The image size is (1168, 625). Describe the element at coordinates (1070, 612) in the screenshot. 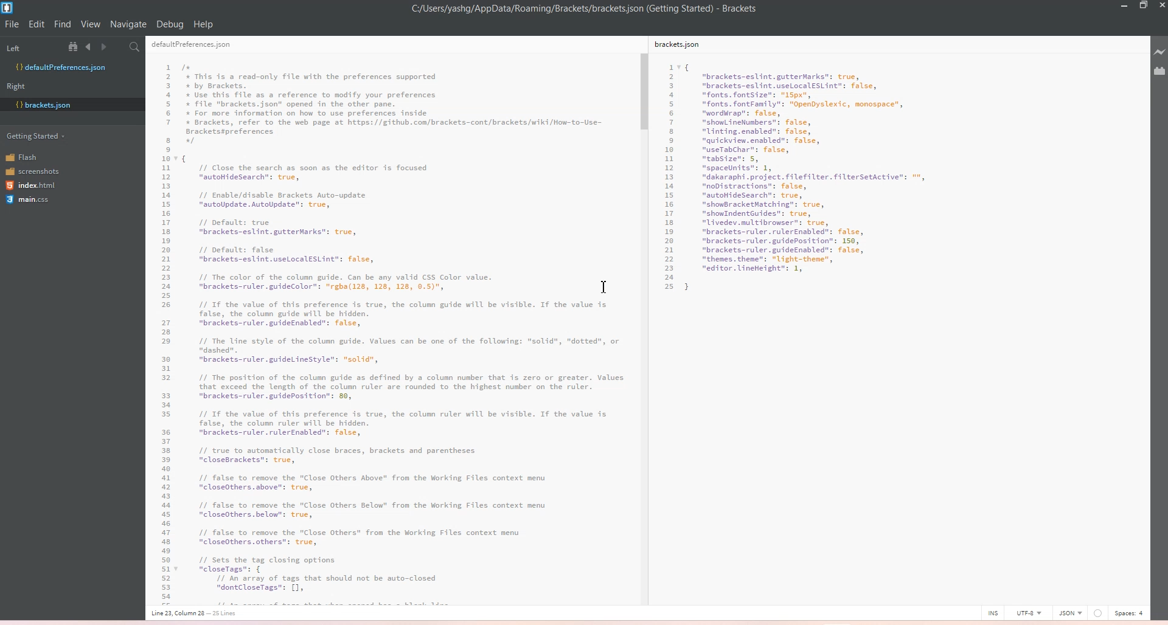

I see `JSON` at that location.